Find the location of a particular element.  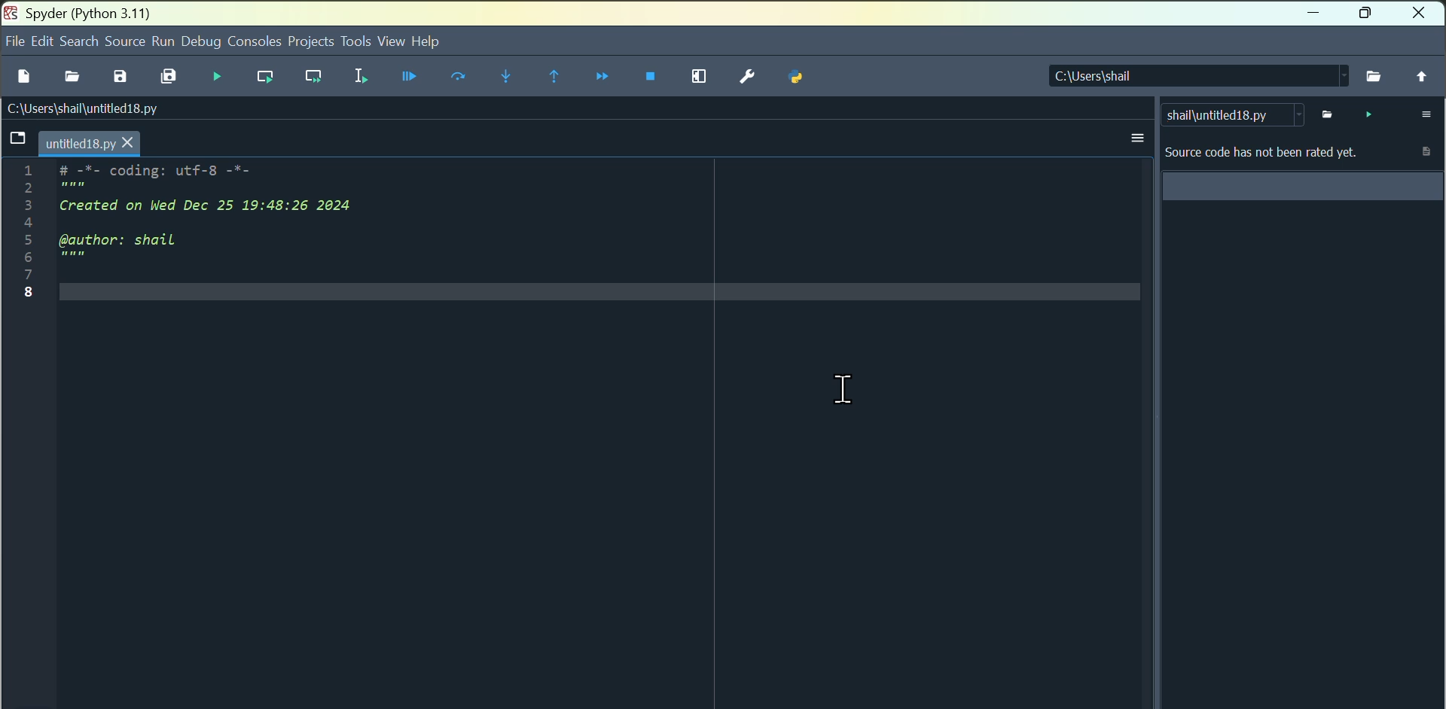

view is located at coordinates (390, 43).